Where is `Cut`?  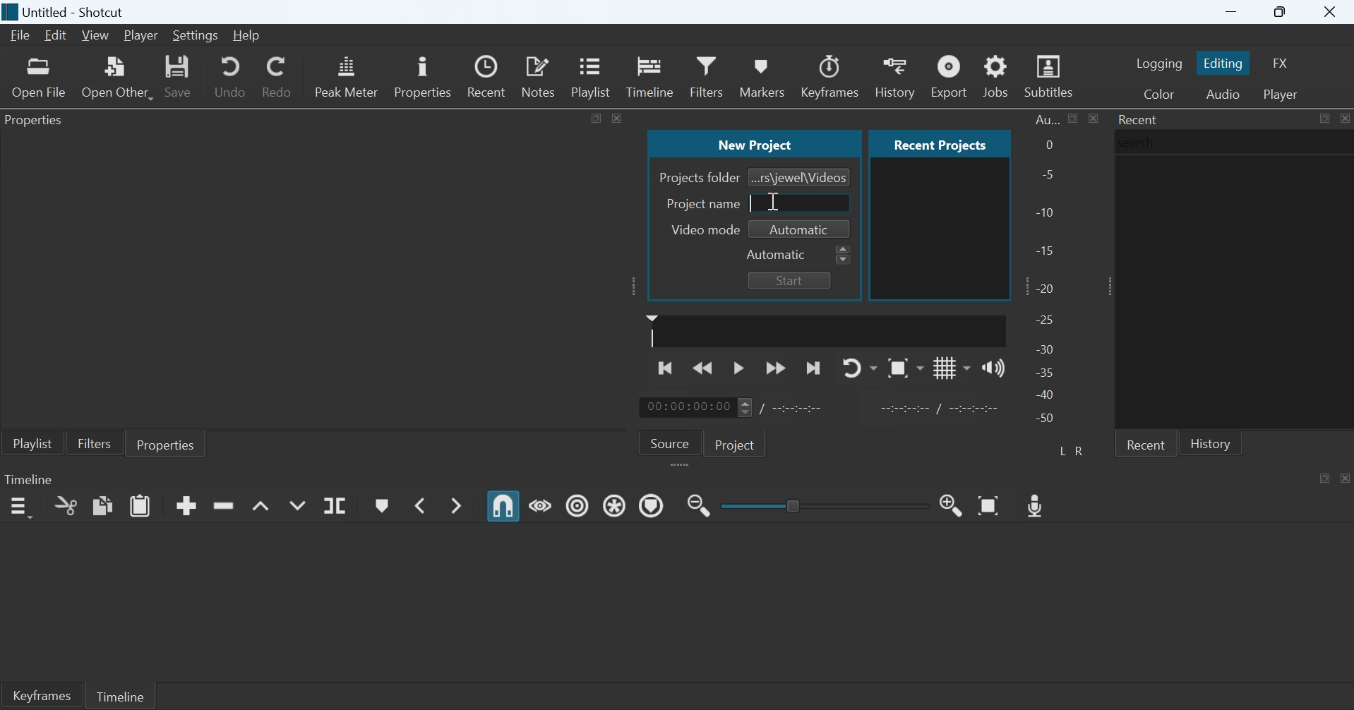
Cut is located at coordinates (66, 505).